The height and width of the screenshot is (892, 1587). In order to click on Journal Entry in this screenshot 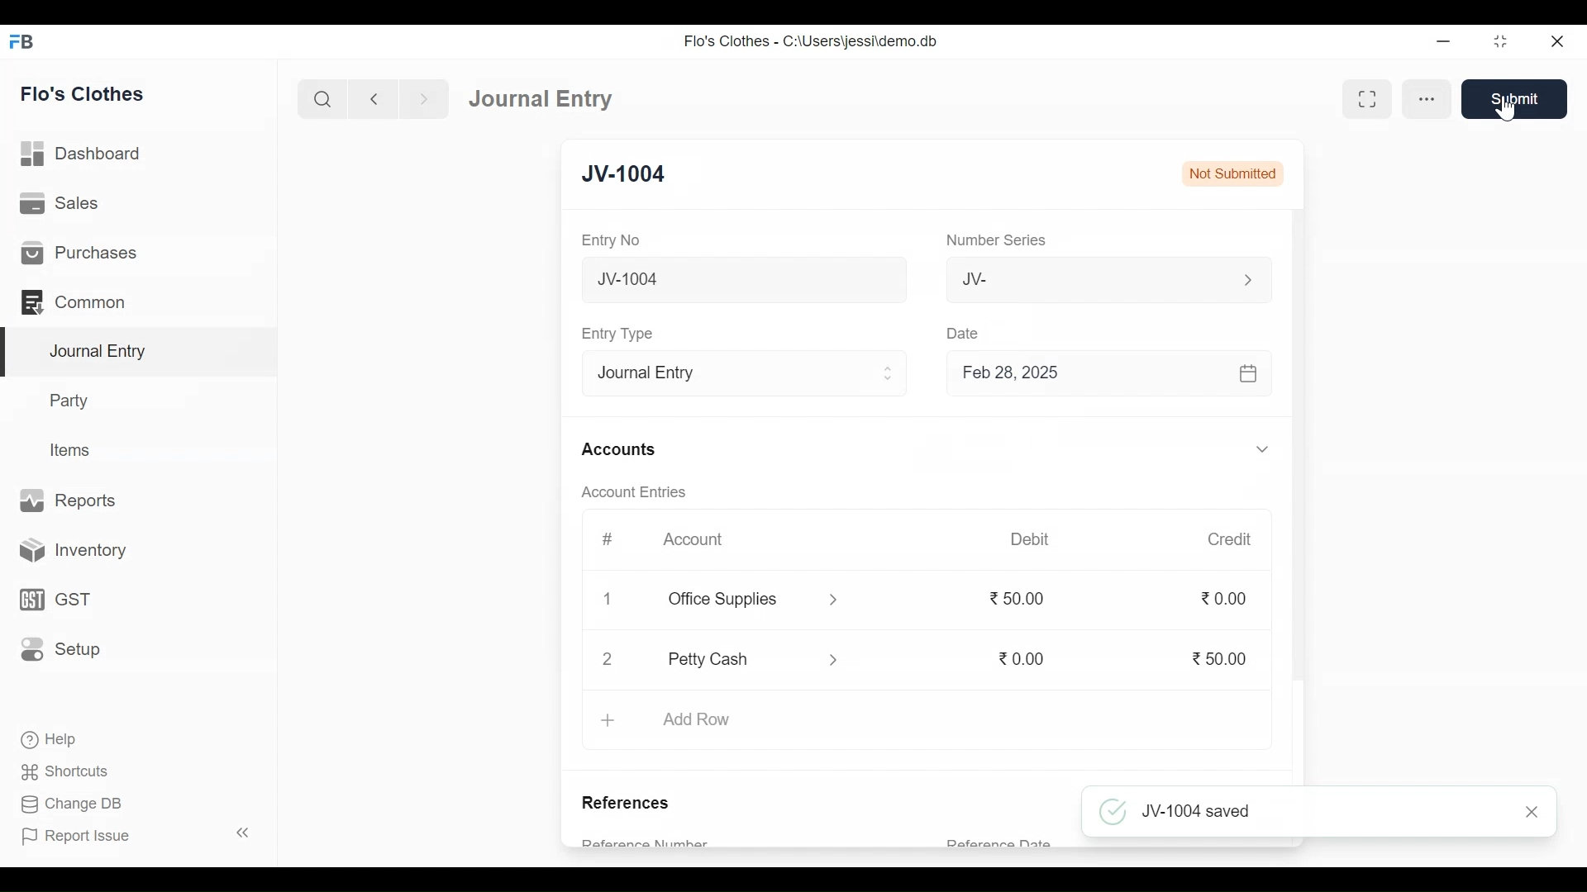, I will do `click(547, 98)`.